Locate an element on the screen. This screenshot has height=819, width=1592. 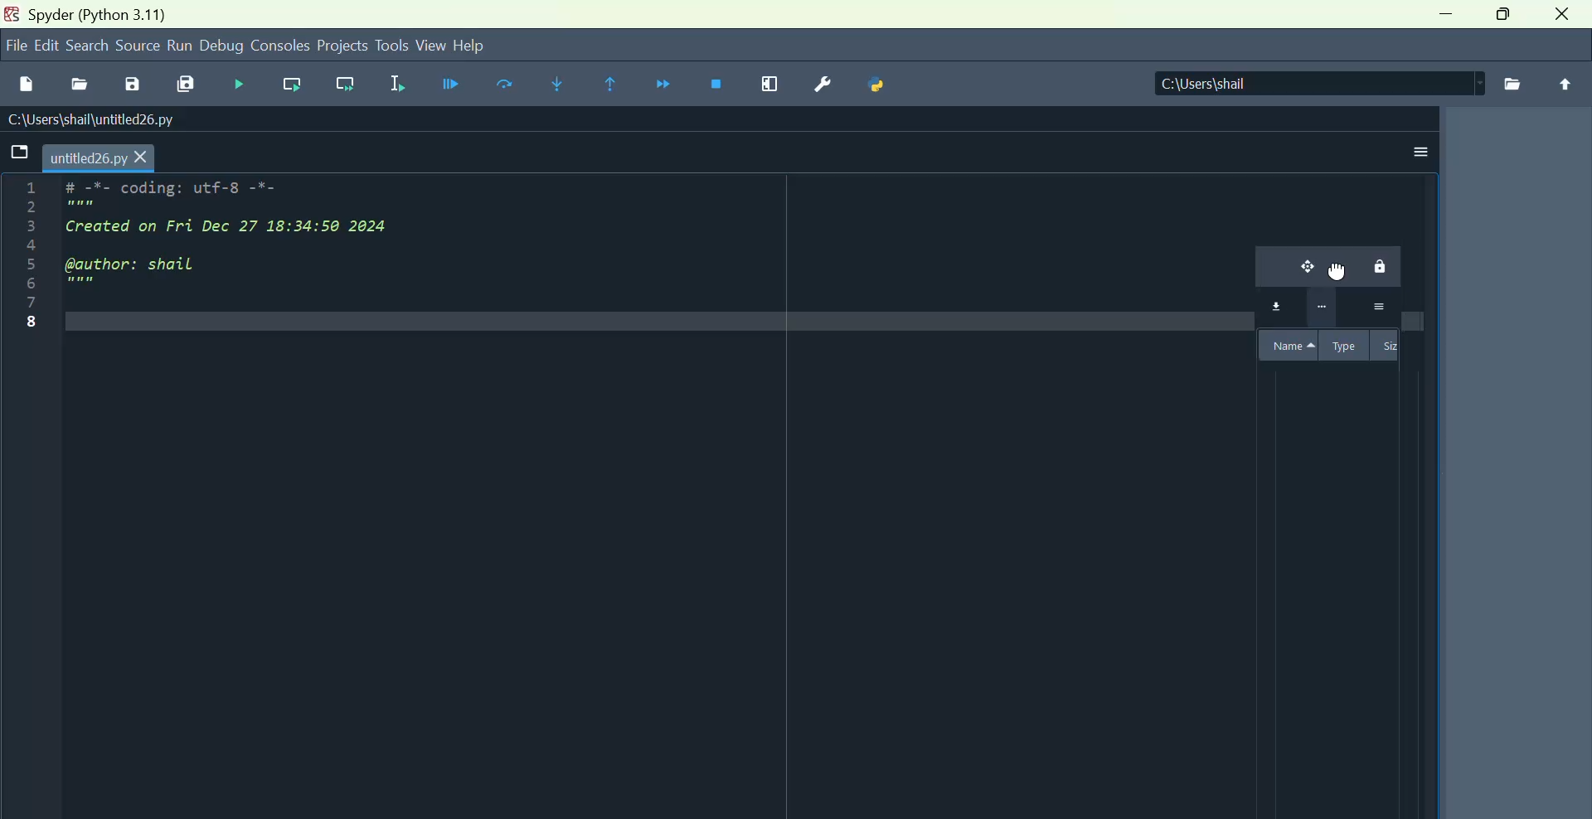
Continue execution until next function is located at coordinates (667, 86).